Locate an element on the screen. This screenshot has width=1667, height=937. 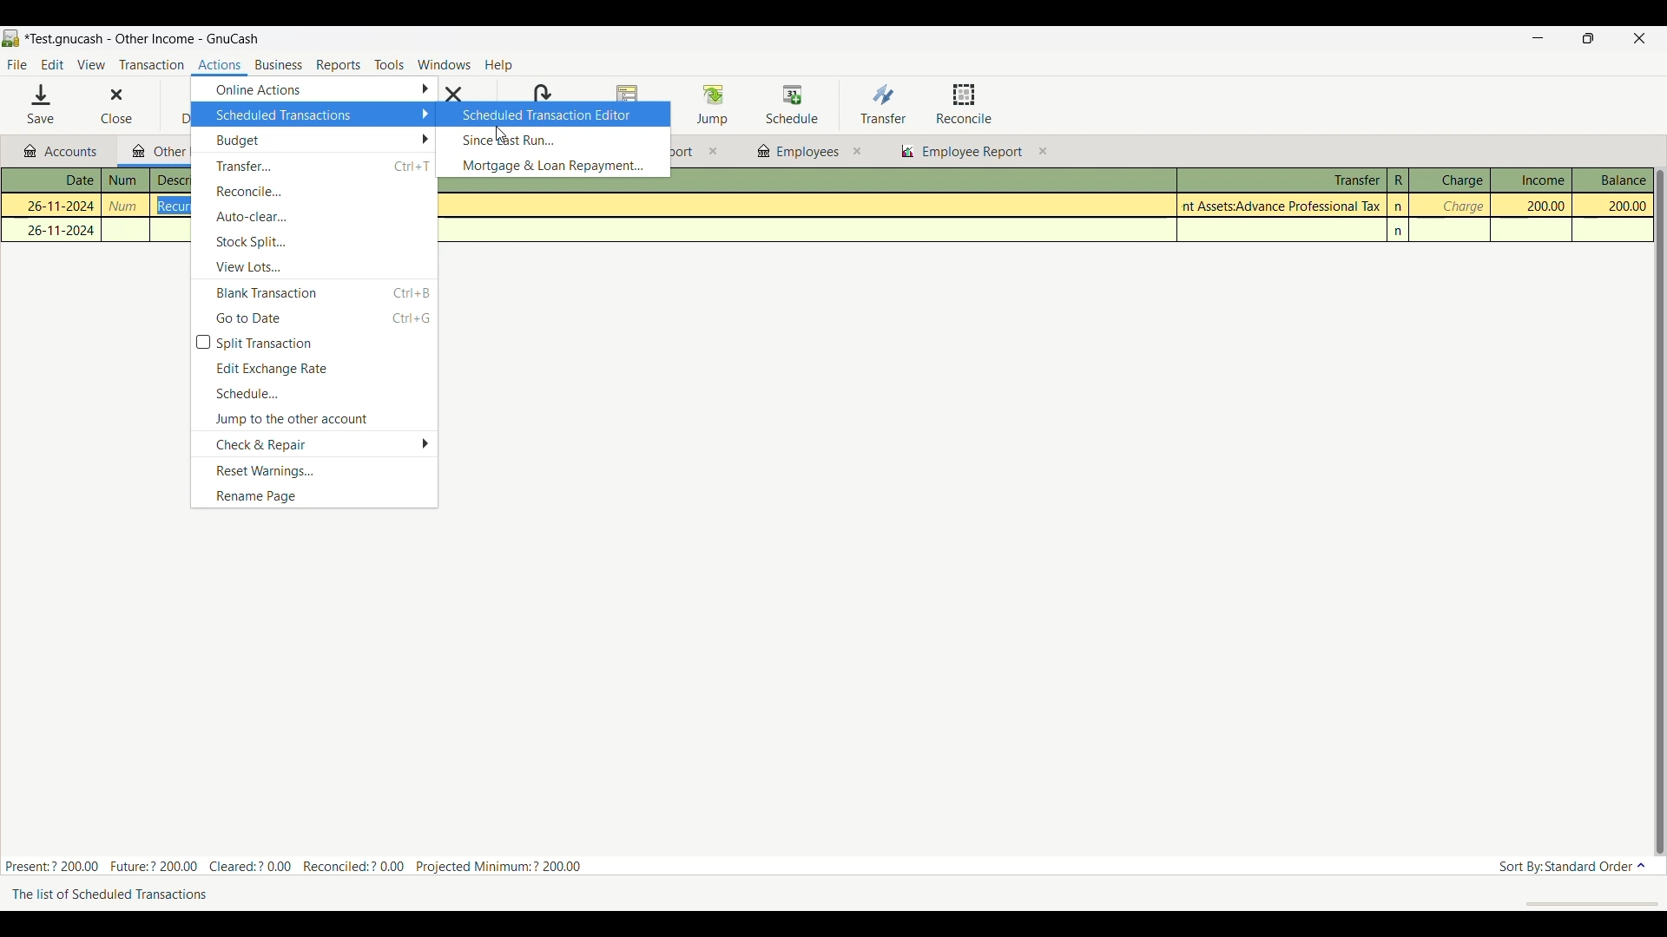
26-11-2024 is located at coordinates (56, 230).